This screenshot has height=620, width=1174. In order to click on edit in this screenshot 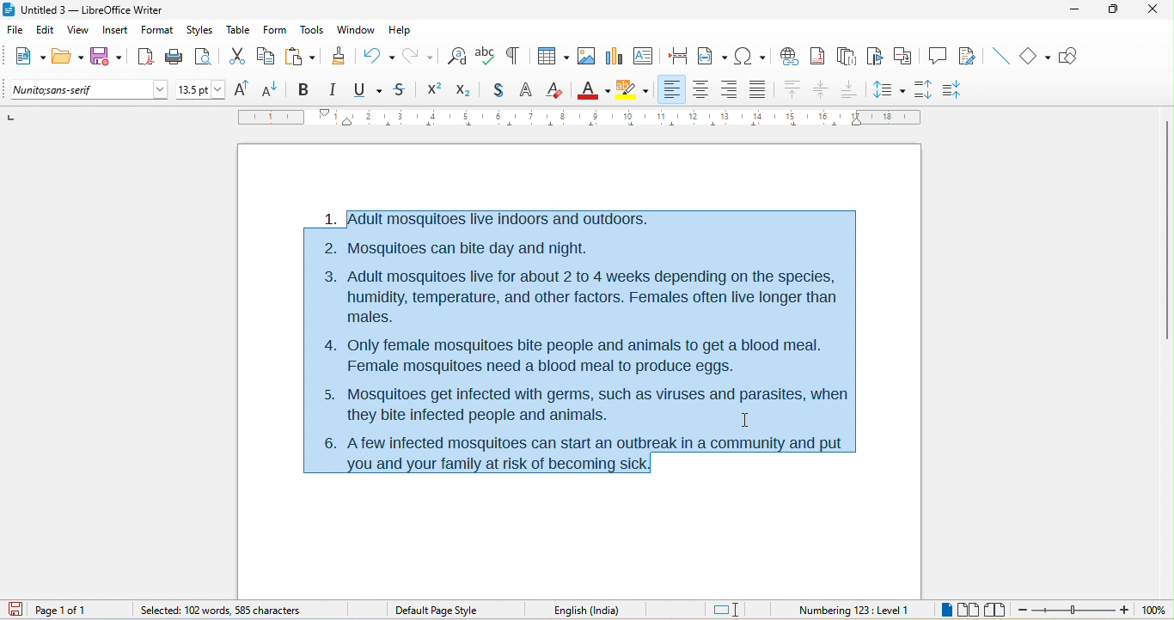, I will do `click(46, 31)`.